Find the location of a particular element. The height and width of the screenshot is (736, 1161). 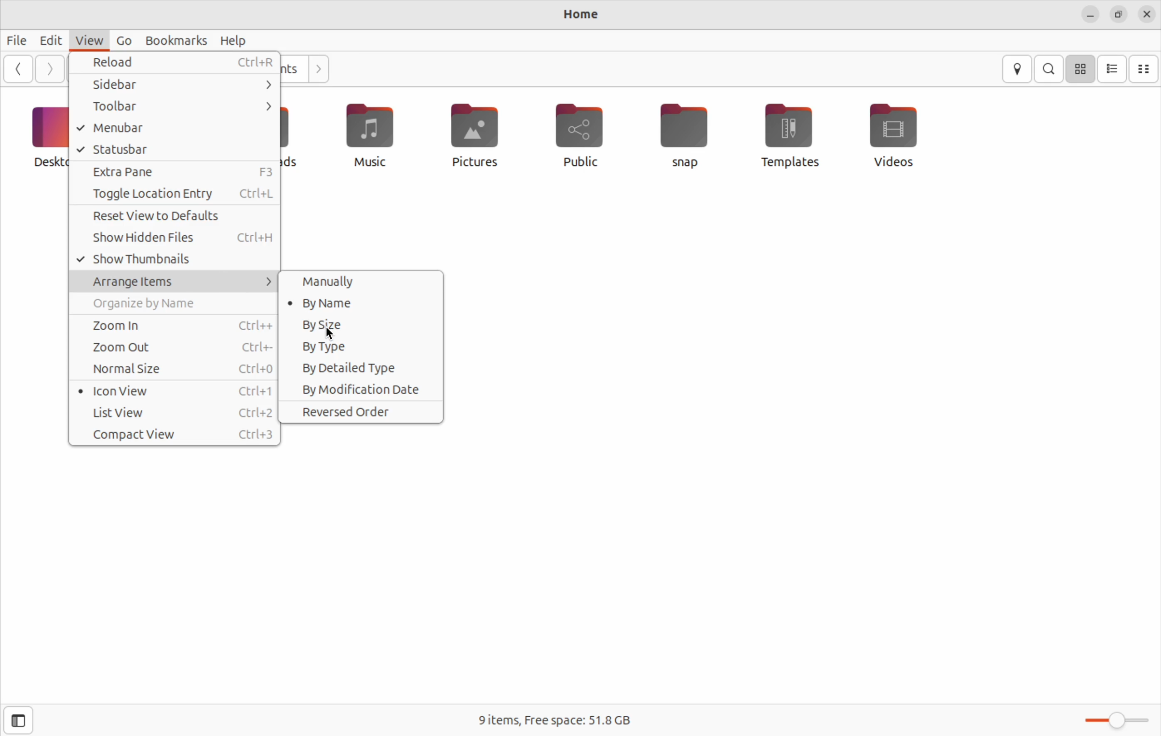

show hidden files is located at coordinates (177, 236).